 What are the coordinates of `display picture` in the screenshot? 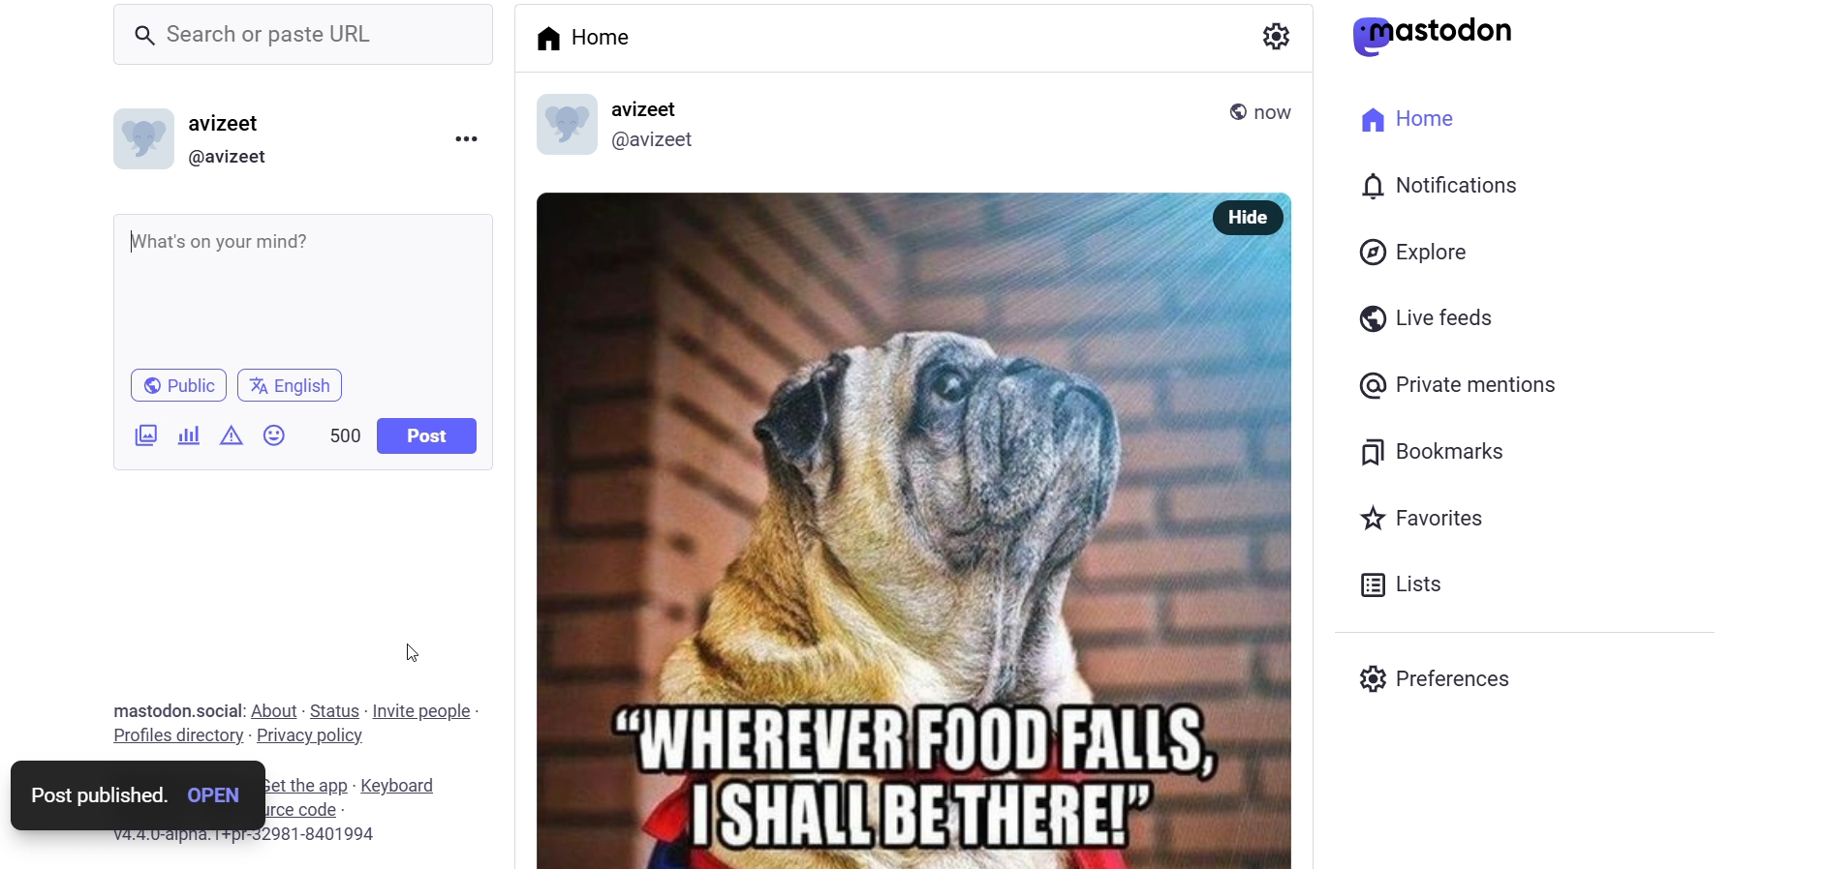 It's located at (562, 126).